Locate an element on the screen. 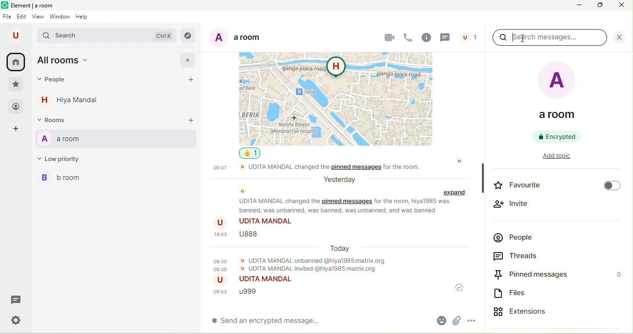 The width and height of the screenshot is (633, 334). threads is located at coordinates (14, 299).